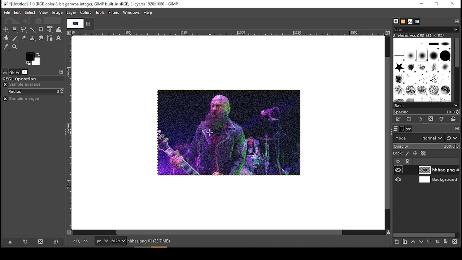 This screenshot has height=260, width=462. Describe the element at coordinates (407, 162) in the screenshot. I see `link` at that location.